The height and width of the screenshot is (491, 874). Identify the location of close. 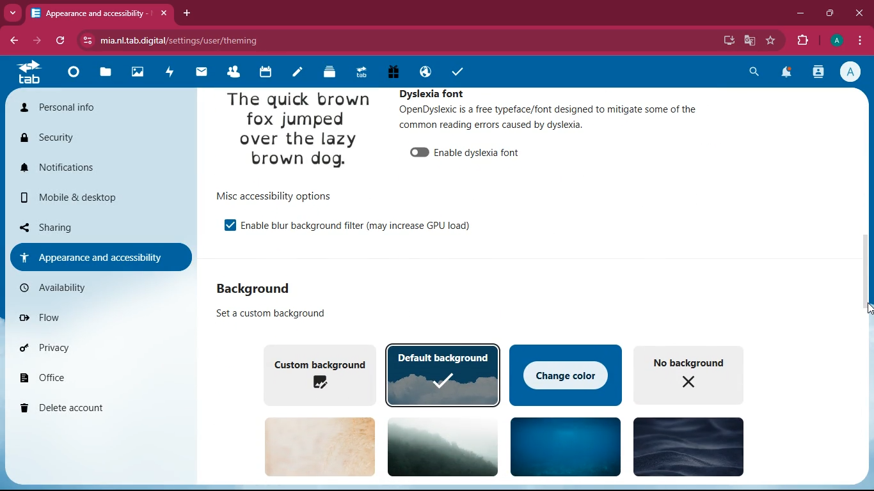
(860, 13).